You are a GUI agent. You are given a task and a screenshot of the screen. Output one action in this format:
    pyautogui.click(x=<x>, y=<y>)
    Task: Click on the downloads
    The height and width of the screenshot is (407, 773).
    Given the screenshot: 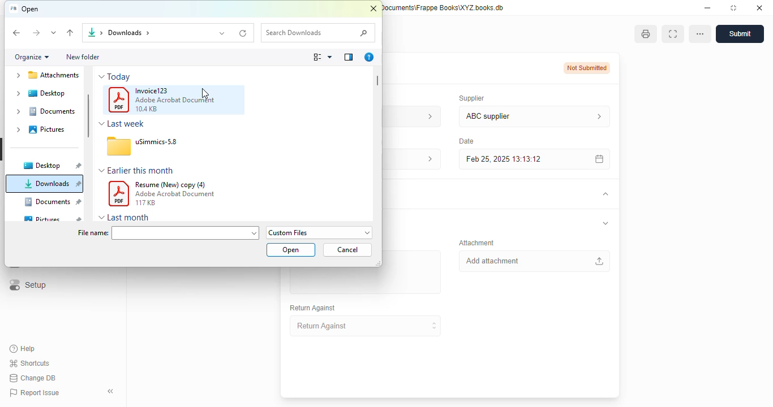 What is the action you would take?
    pyautogui.click(x=51, y=184)
    